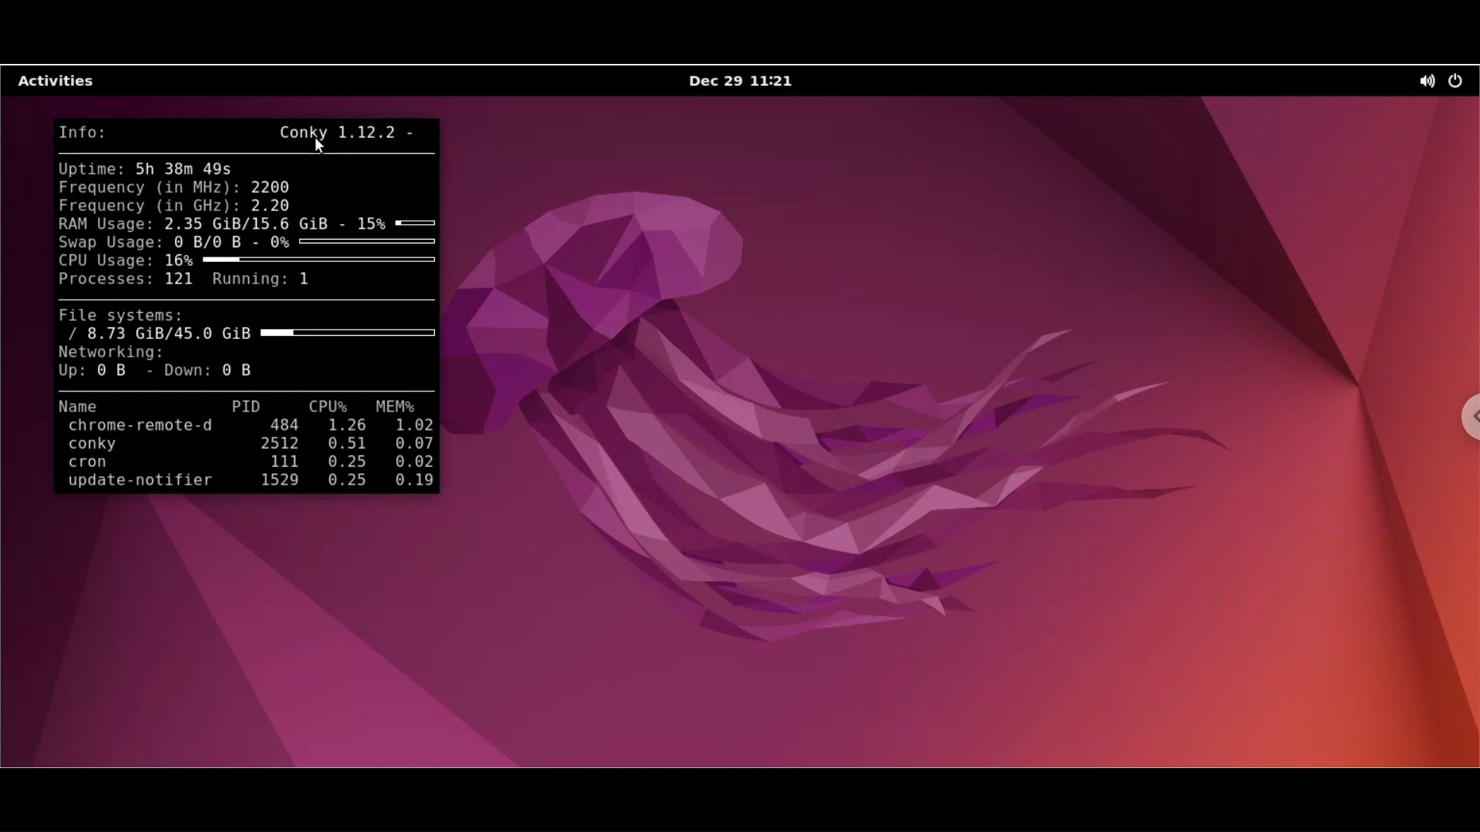 This screenshot has width=1480, height=832. What do you see at coordinates (72, 372) in the screenshot?
I see `up:` at bounding box center [72, 372].